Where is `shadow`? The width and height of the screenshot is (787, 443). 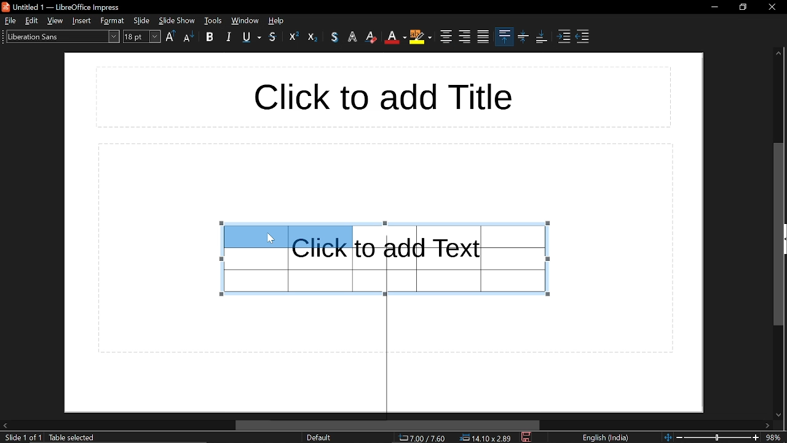
shadow is located at coordinates (334, 37).